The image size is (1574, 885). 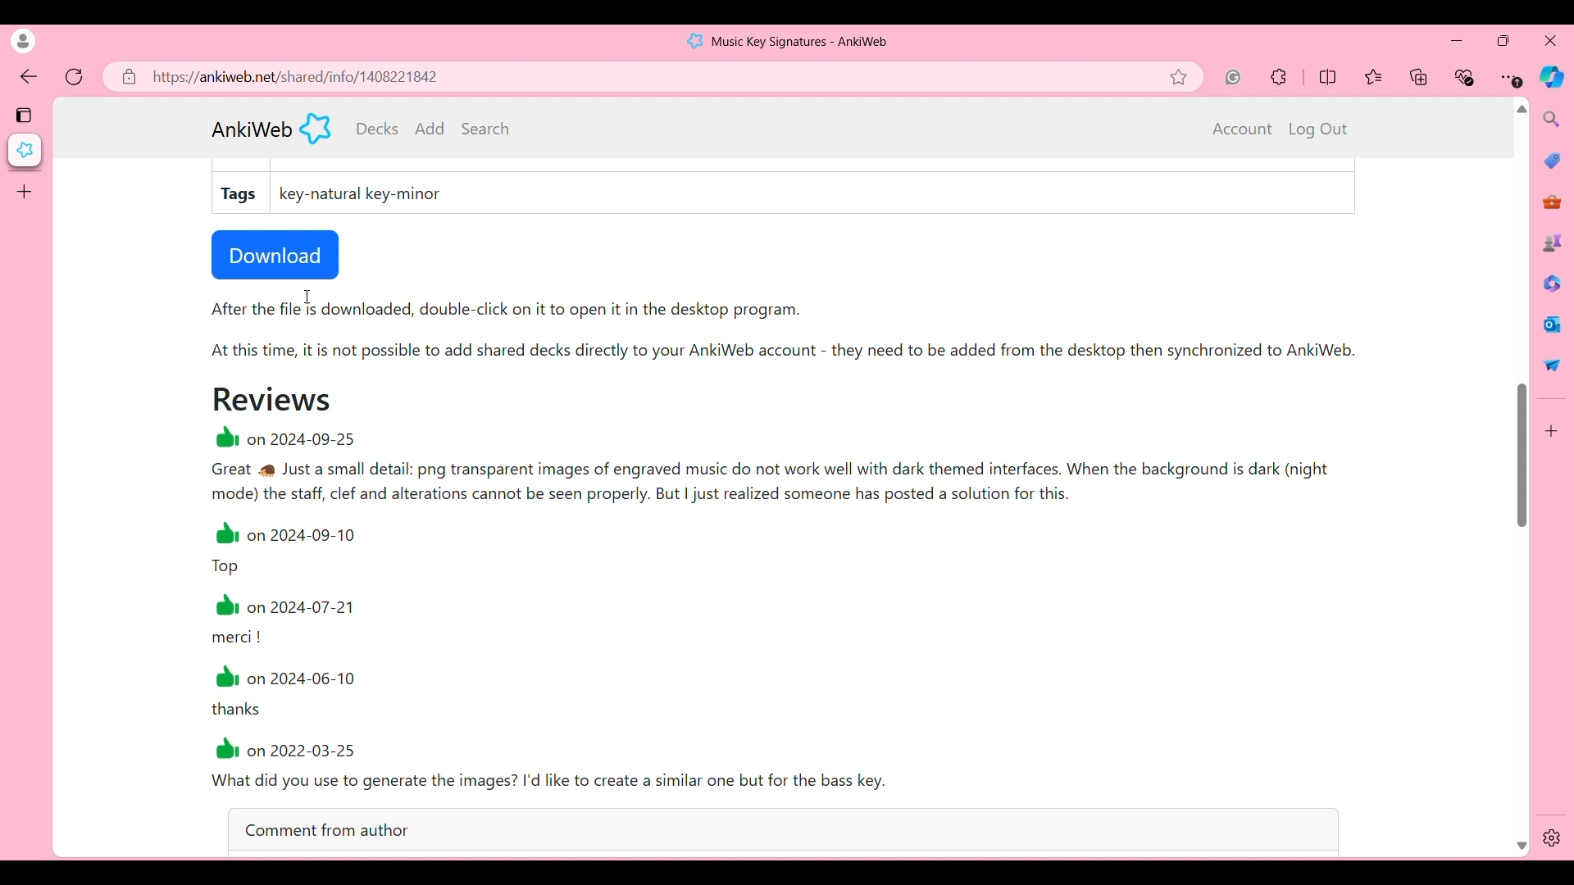 I want to click on Cursor, so click(x=307, y=297).